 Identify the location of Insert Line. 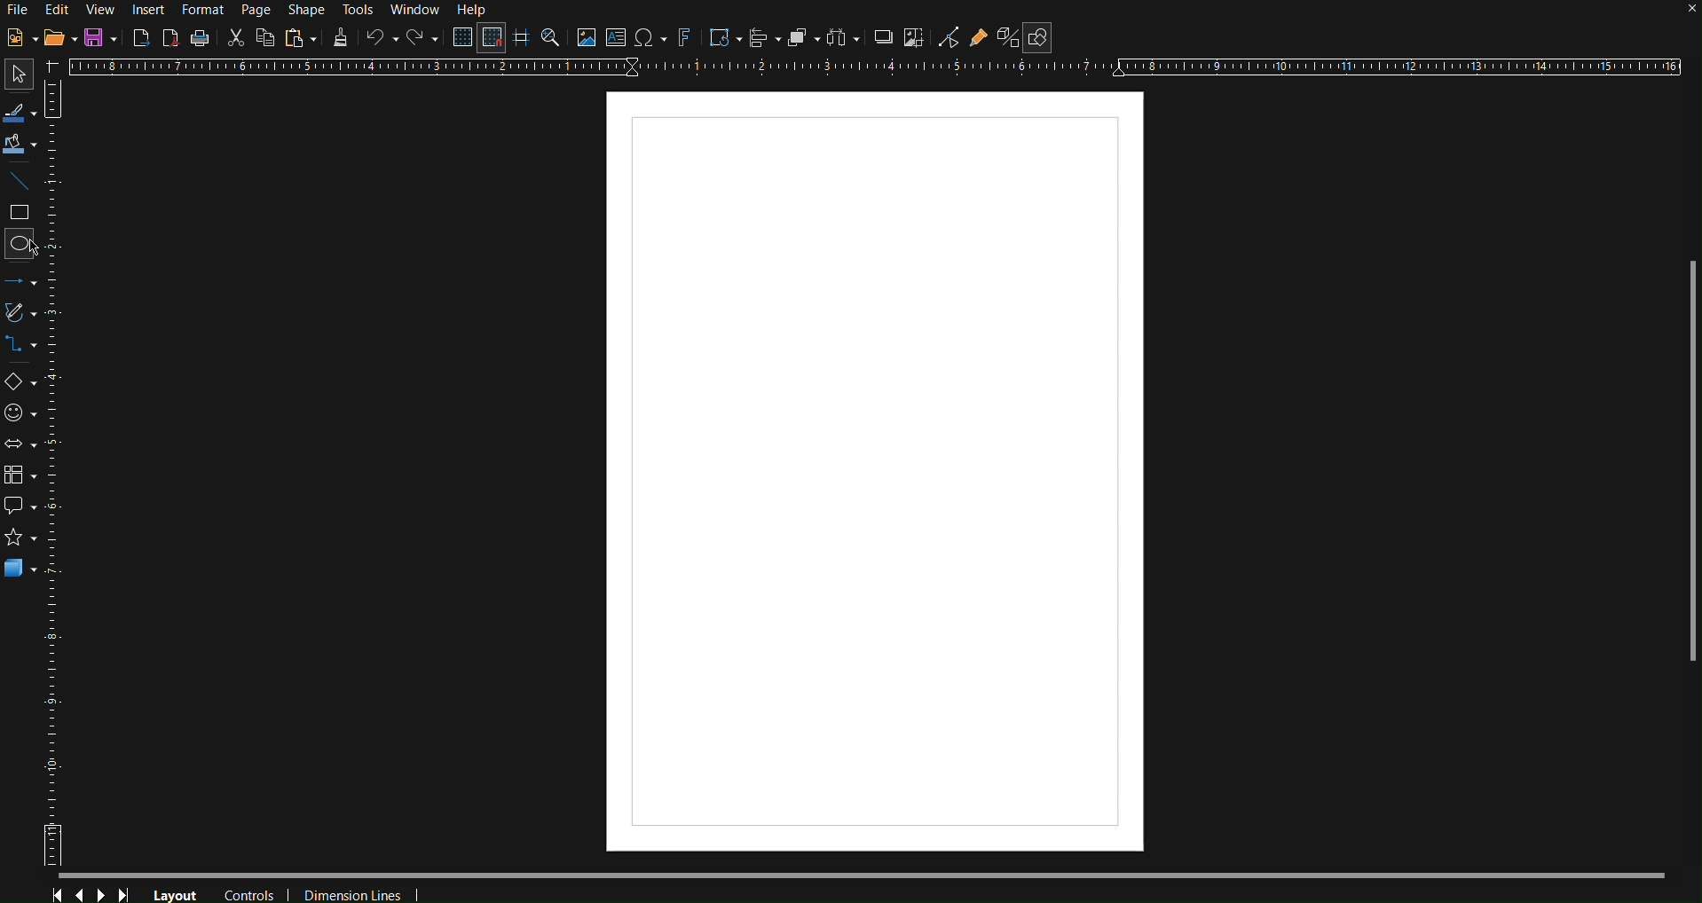
(22, 185).